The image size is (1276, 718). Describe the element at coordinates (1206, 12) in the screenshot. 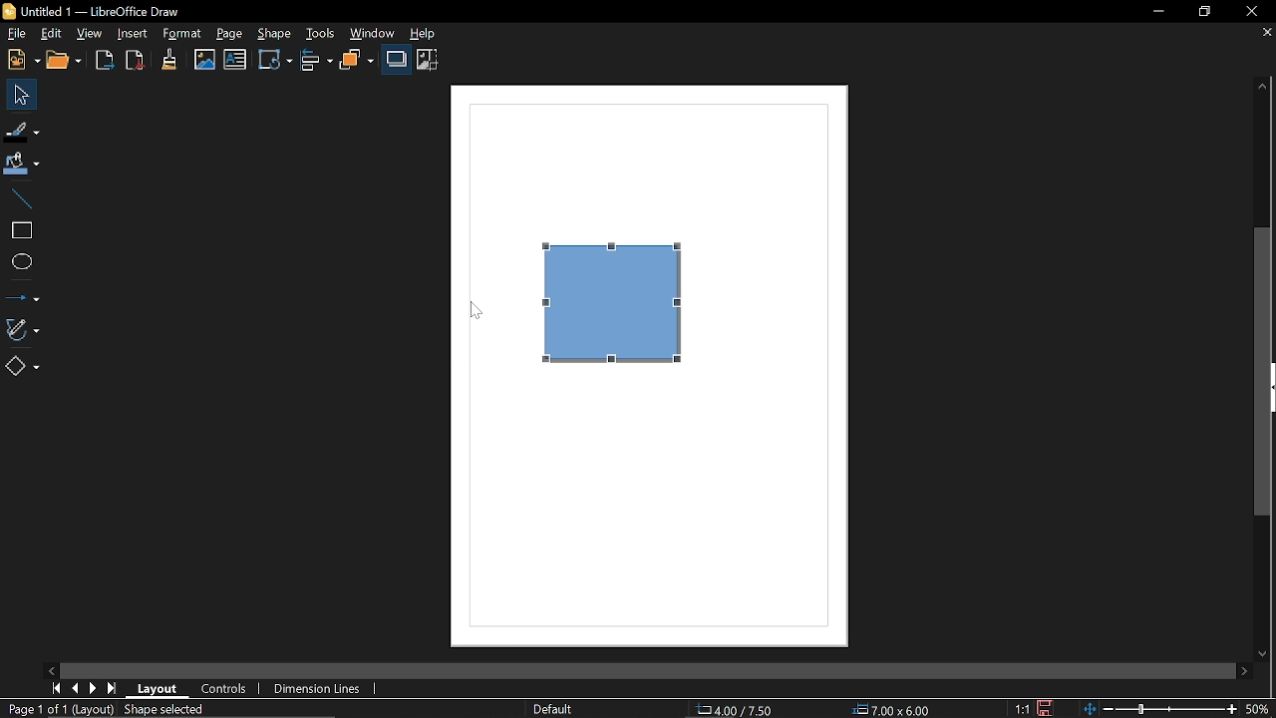

I see `Restore down` at that location.